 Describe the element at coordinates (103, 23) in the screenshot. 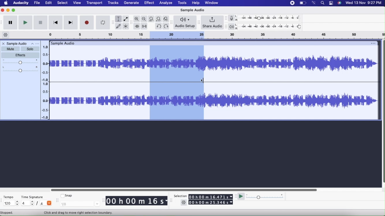

I see `Enable Looping` at that location.